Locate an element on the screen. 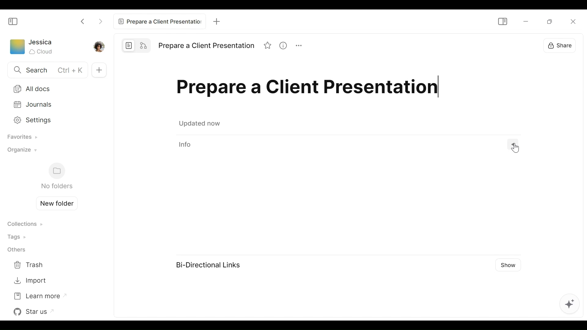 The image size is (587, 330). Cursor is located at coordinates (517, 148).